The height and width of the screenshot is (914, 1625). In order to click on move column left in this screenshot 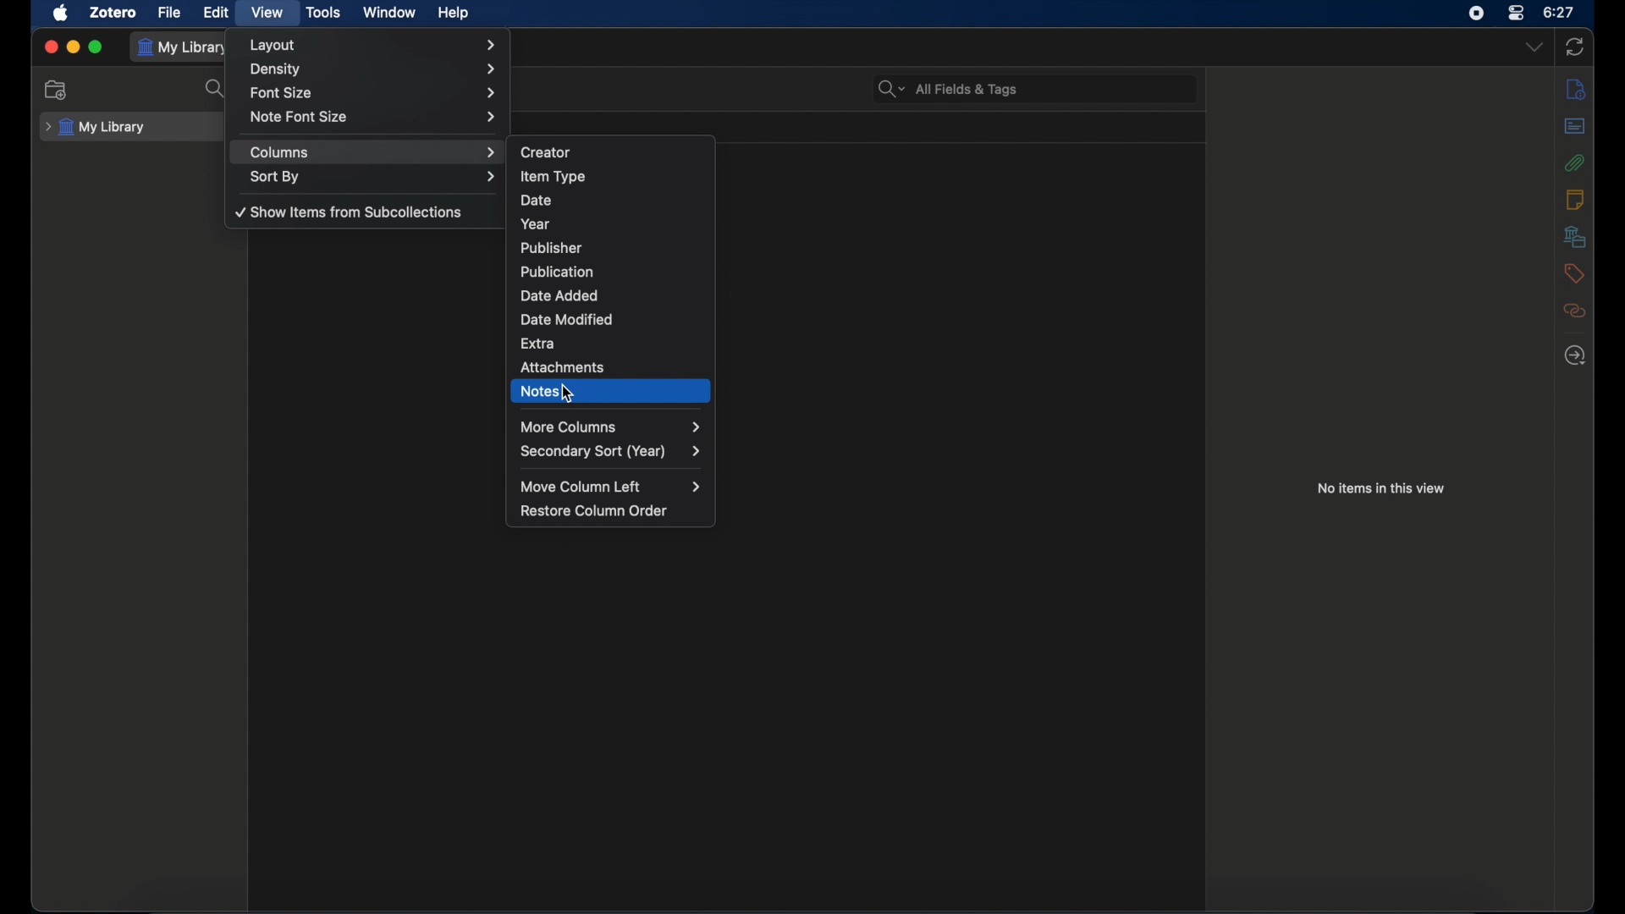, I will do `click(610, 487)`.